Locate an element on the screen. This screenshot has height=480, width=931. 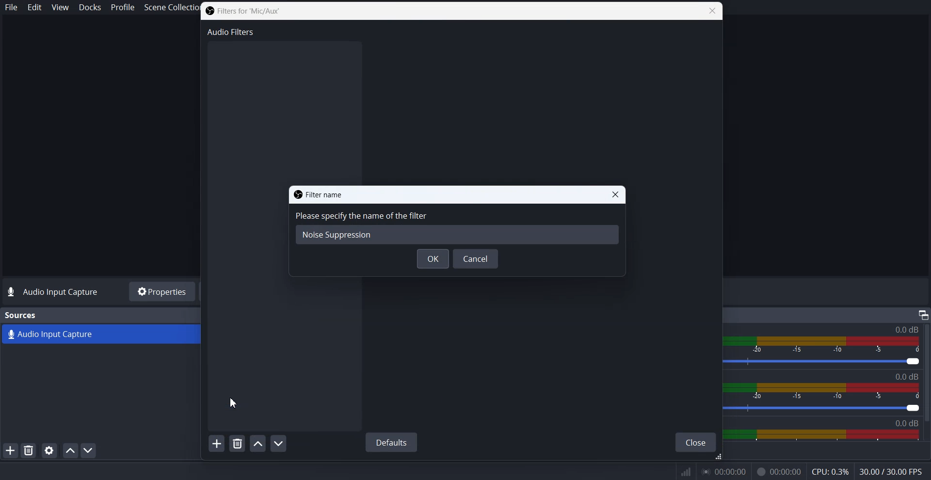
Profile is located at coordinates (123, 7).